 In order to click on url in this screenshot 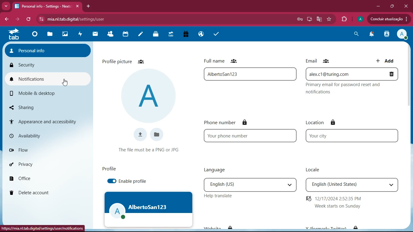, I will do `click(43, 228)`.